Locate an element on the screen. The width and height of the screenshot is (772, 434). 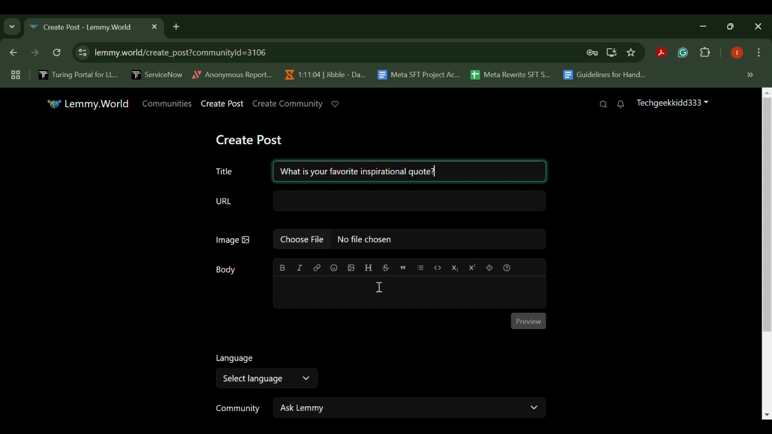
Title: What is your favorite inspirational quote? is located at coordinates (378, 171).